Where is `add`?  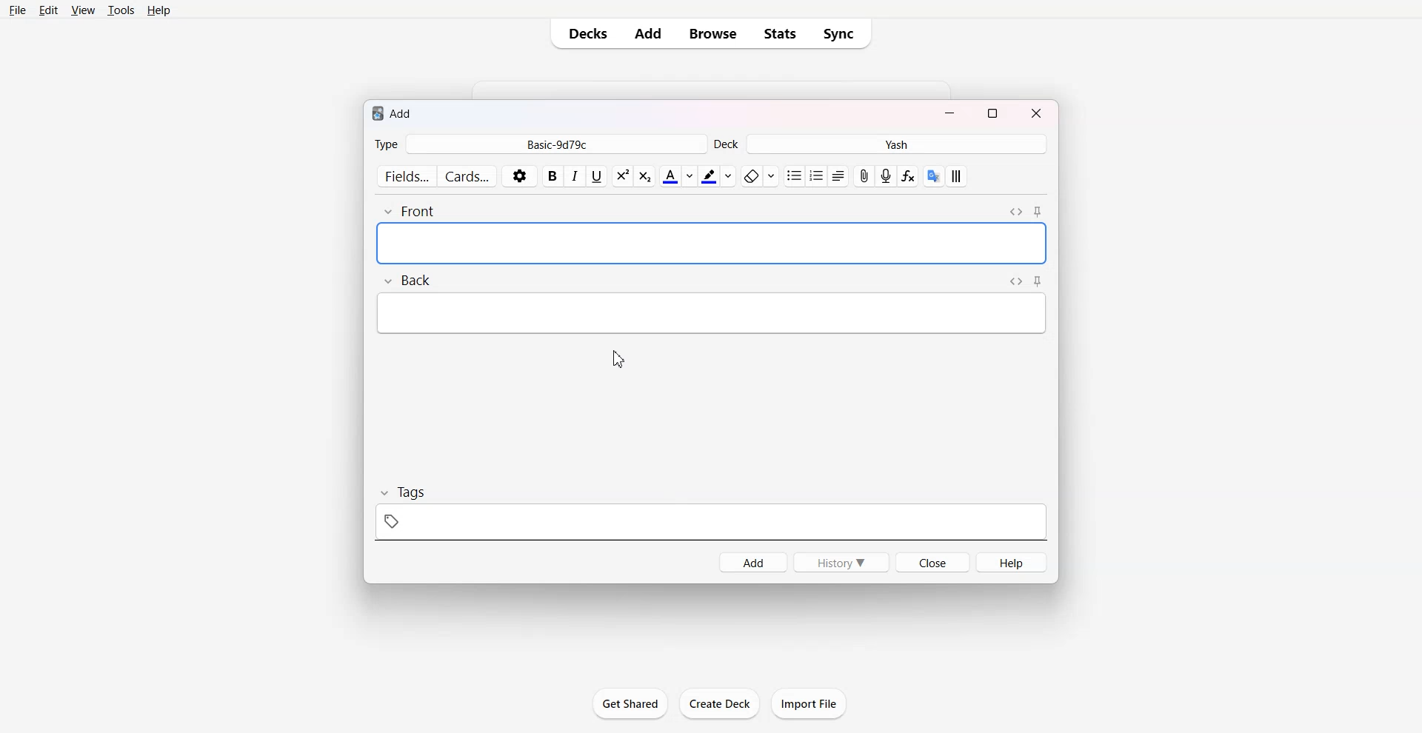 add is located at coordinates (393, 113).